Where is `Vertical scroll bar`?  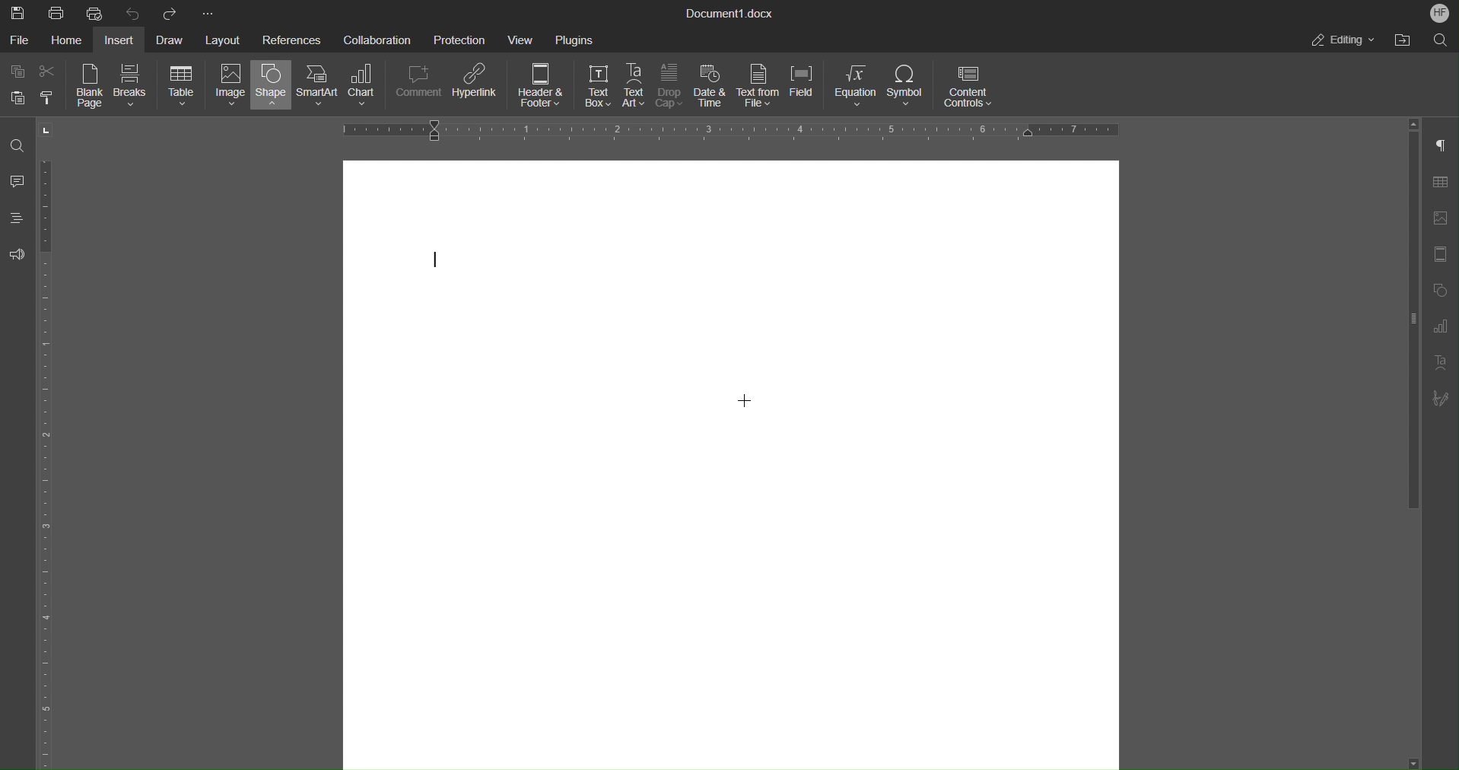
Vertical scroll bar is located at coordinates (1410, 326).